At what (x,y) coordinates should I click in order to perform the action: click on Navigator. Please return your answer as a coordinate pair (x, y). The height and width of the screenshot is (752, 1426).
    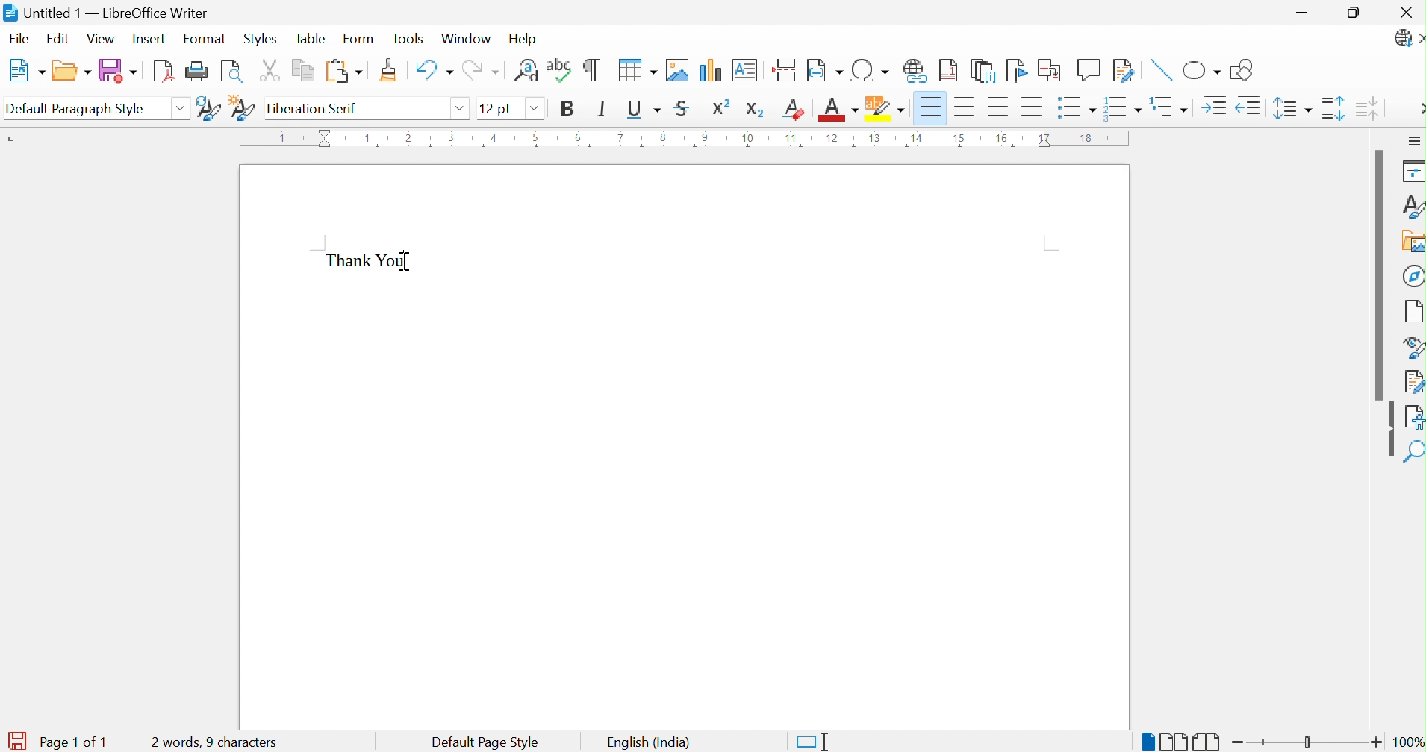
    Looking at the image, I should click on (1413, 275).